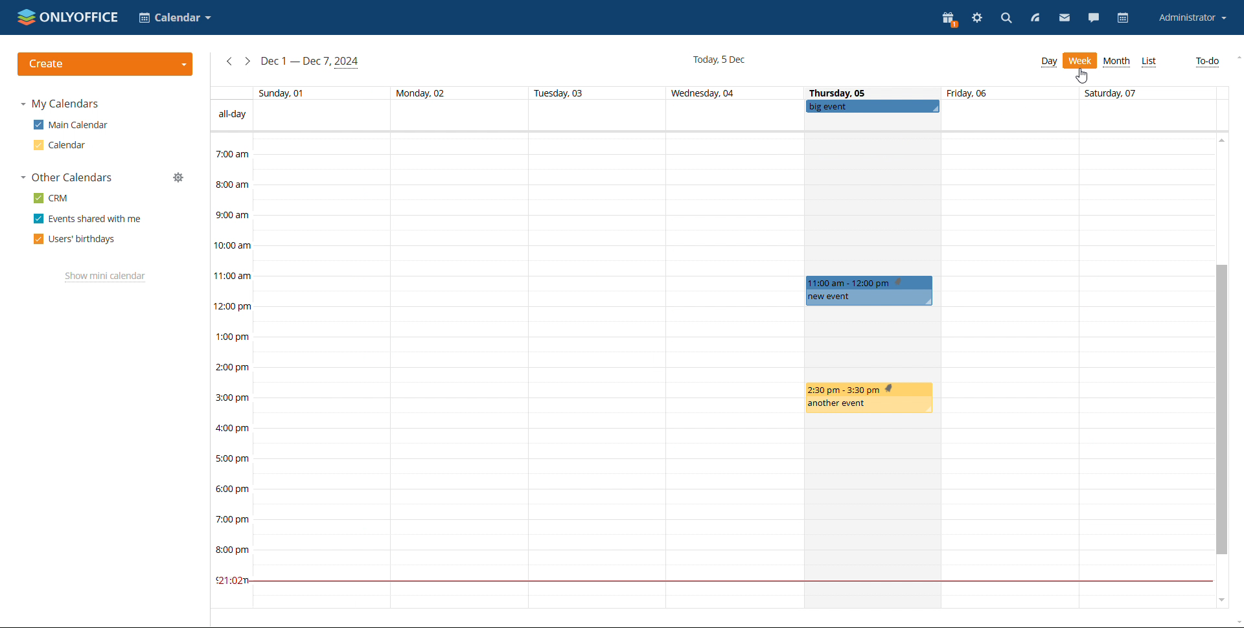  What do you see at coordinates (718, 60) in the screenshot?
I see `current date` at bounding box center [718, 60].